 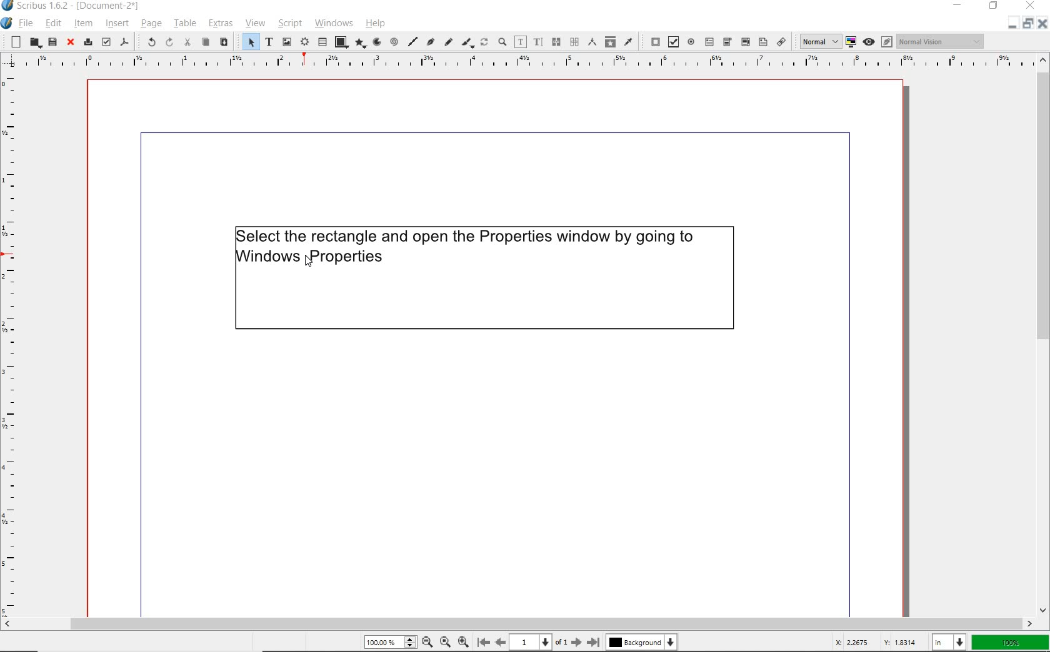 What do you see at coordinates (610, 41) in the screenshot?
I see `copy item properties` at bounding box center [610, 41].